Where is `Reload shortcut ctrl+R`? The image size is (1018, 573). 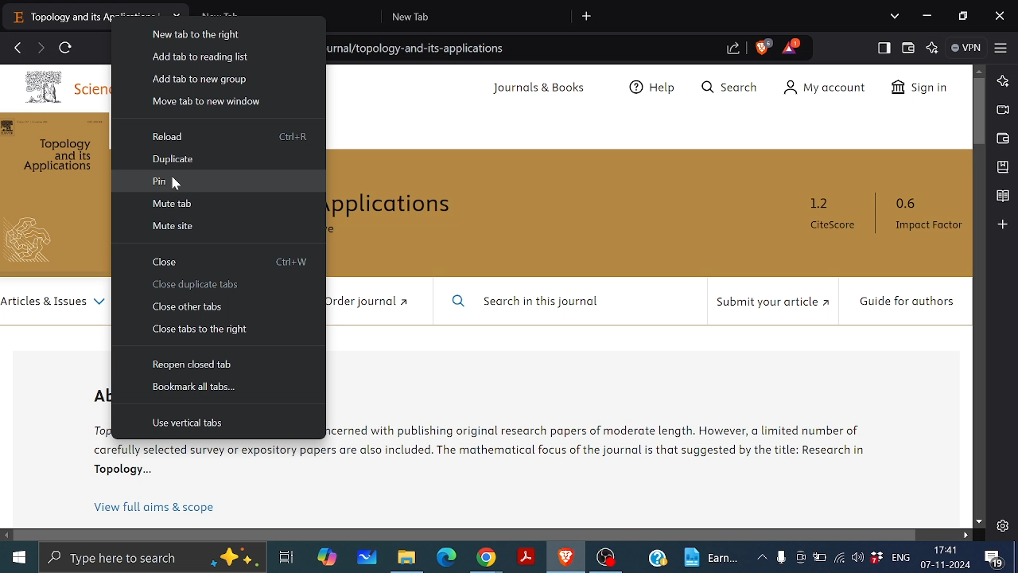
Reload shortcut ctrl+R is located at coordinates (291, 138).